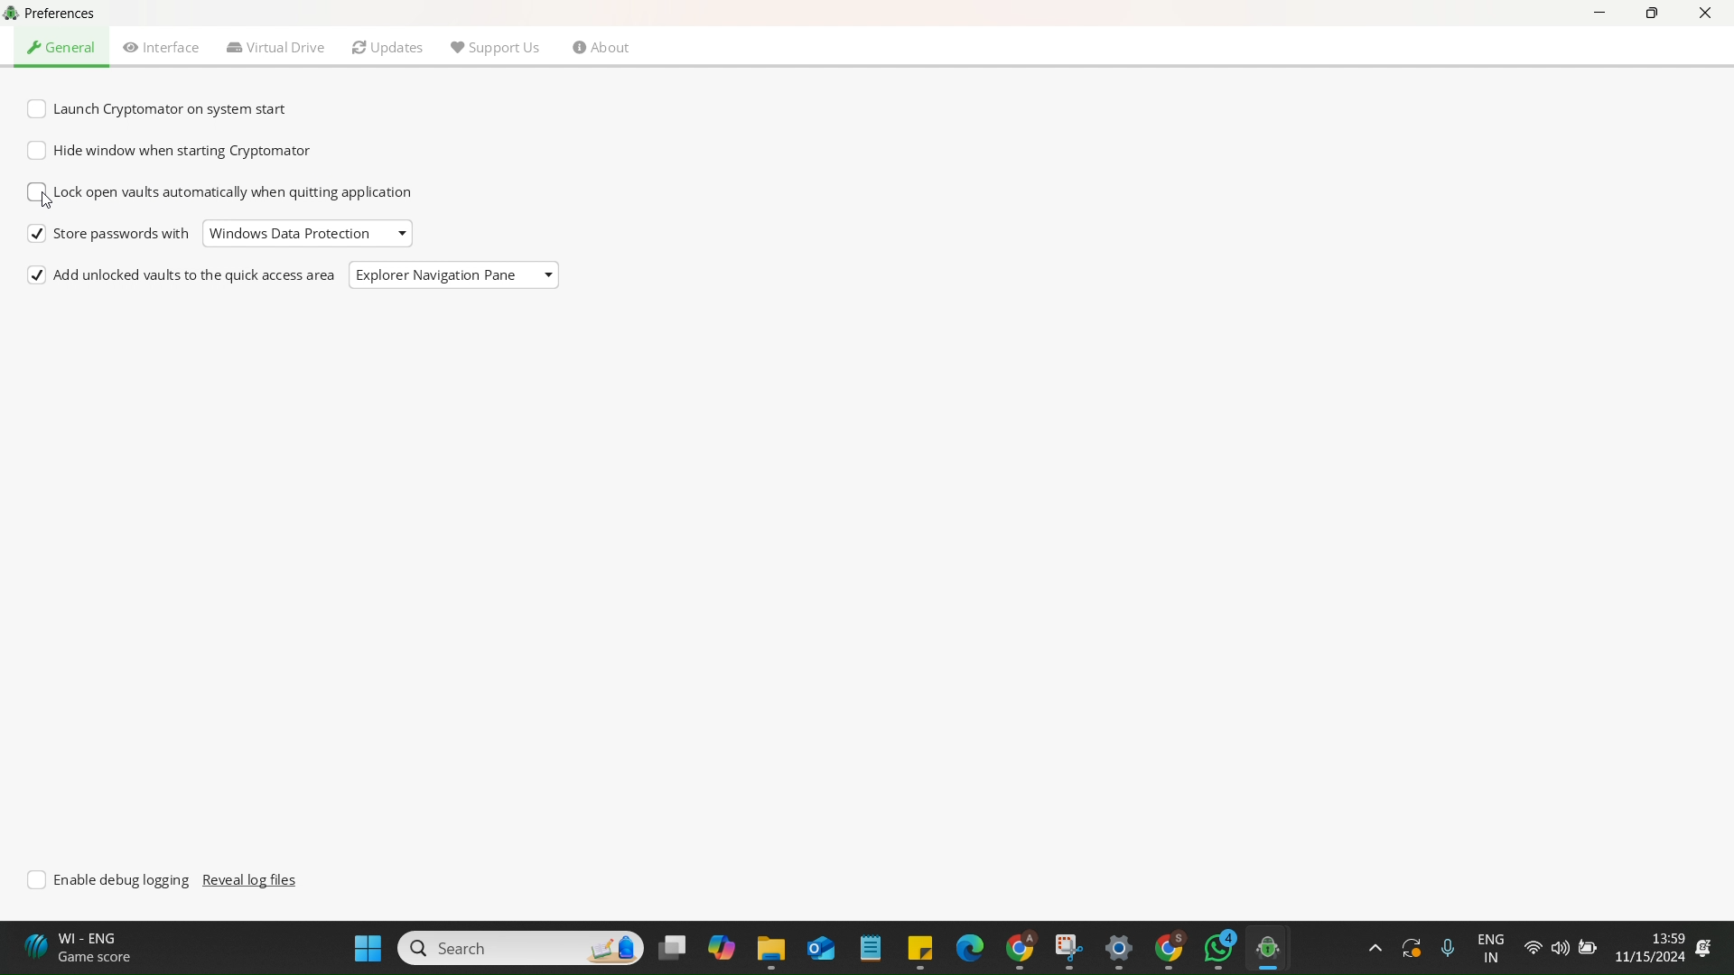 The width and height of the screenshot is (1734, 975). I want to click on File Explorer, so click(769, 952).